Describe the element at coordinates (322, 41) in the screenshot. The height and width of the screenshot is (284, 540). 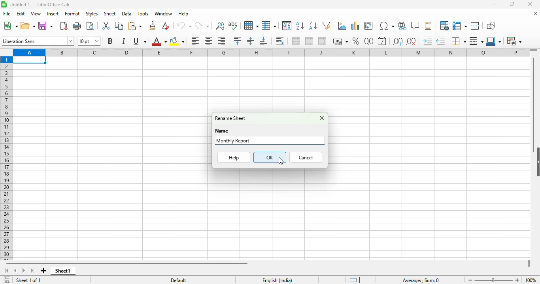
I see `unmerge cells` at that location.